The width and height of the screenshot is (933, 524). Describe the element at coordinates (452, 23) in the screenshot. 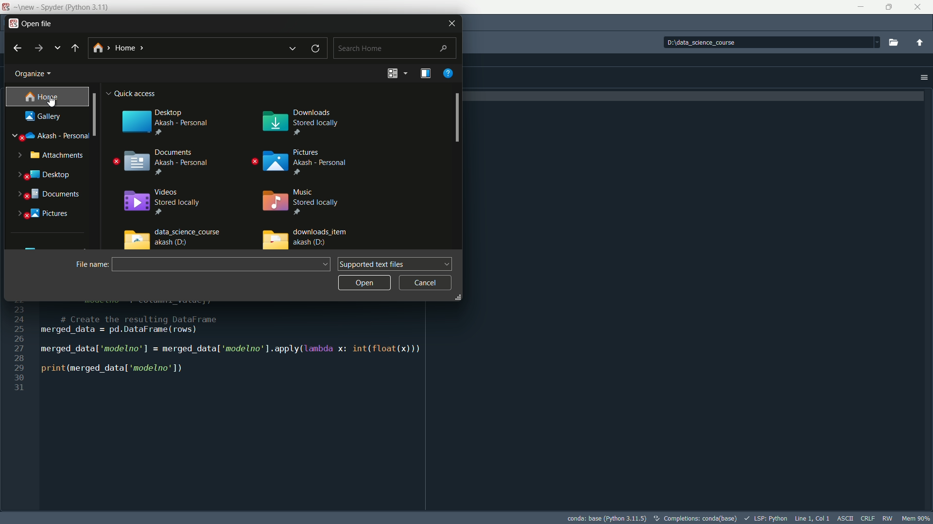

I see `close` at that location.